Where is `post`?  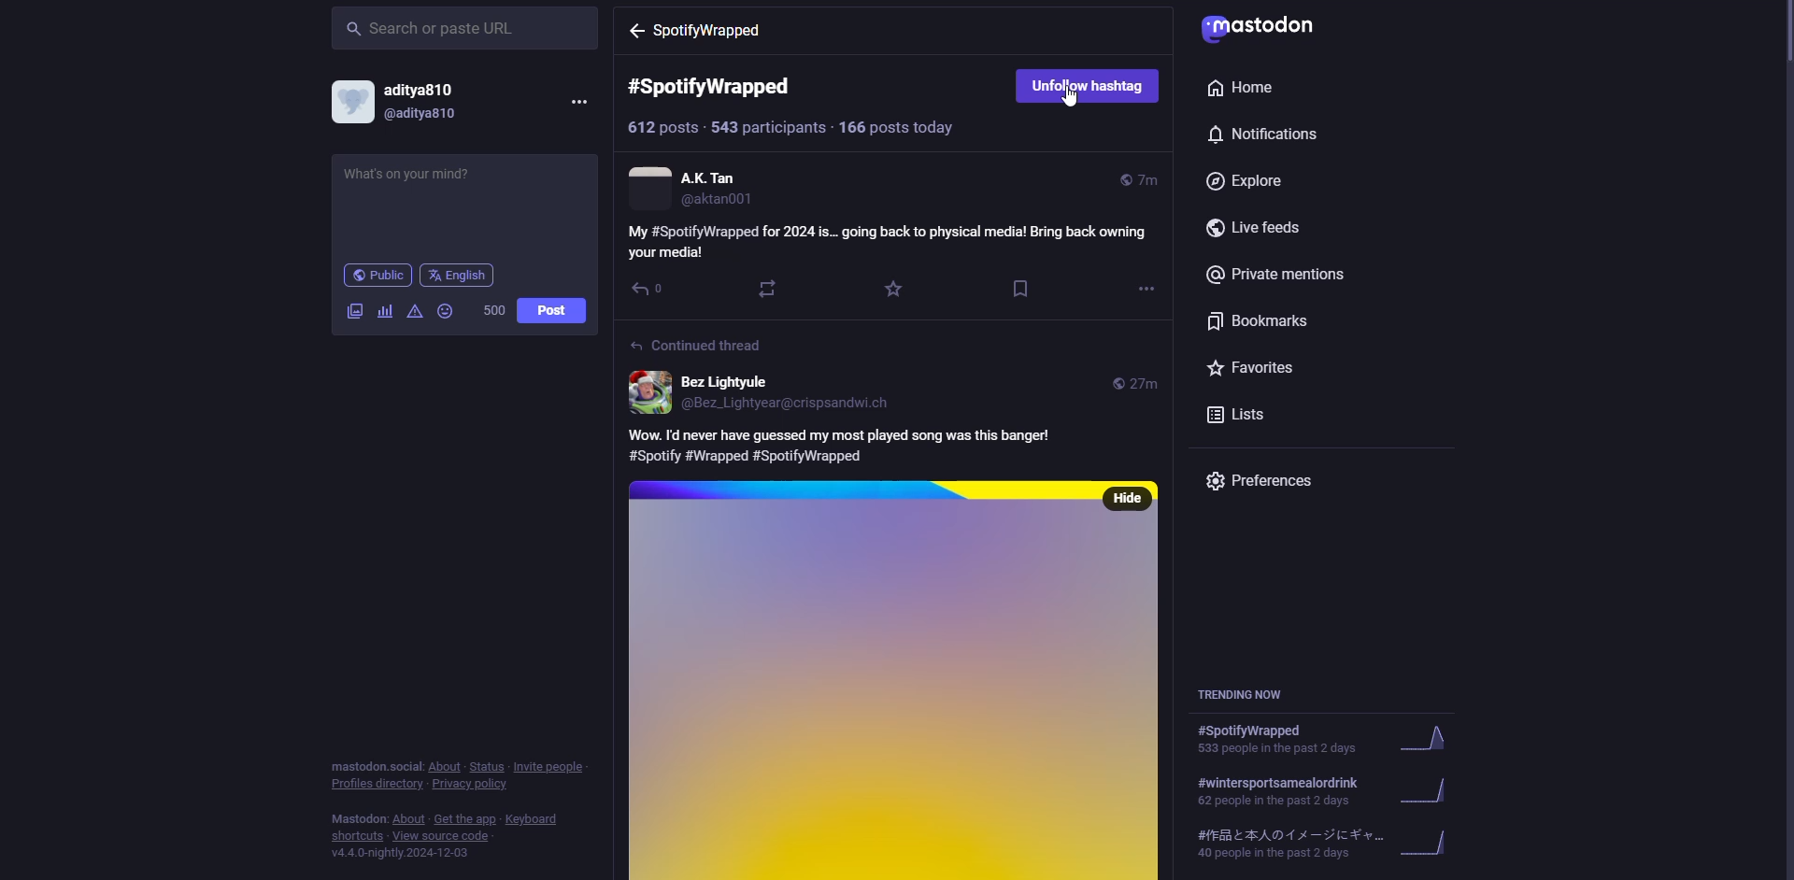 post is located at coordinates (893, 240).